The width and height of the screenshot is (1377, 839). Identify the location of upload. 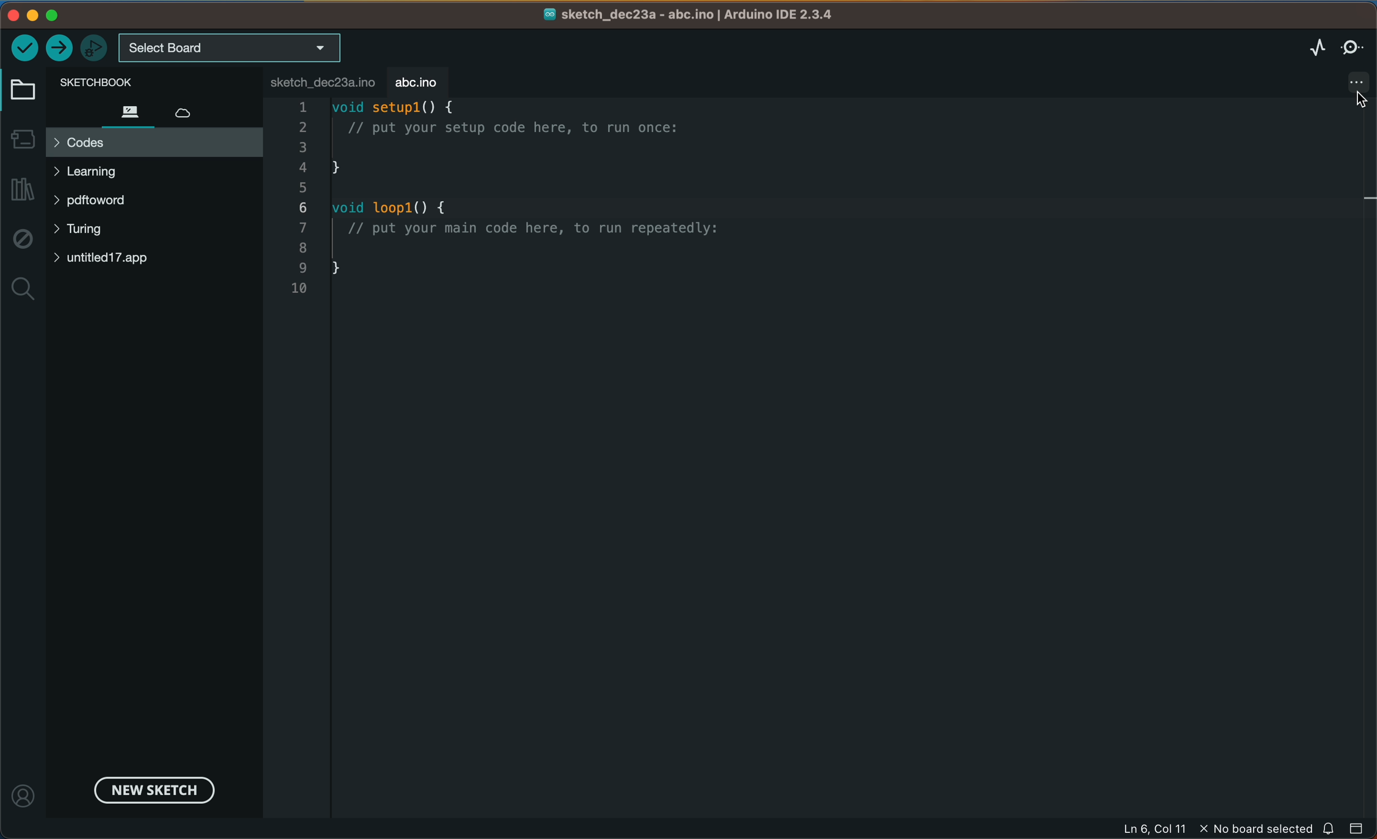
(57, 49).